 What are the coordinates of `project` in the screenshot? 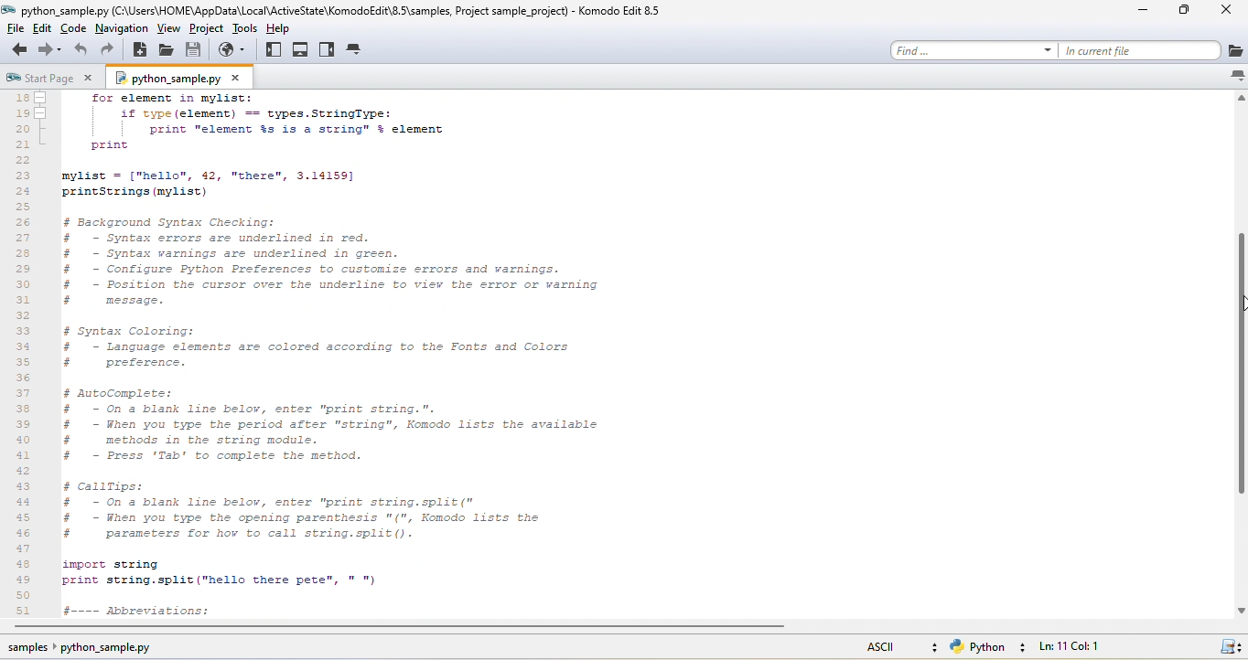 It's located at (207, 28).